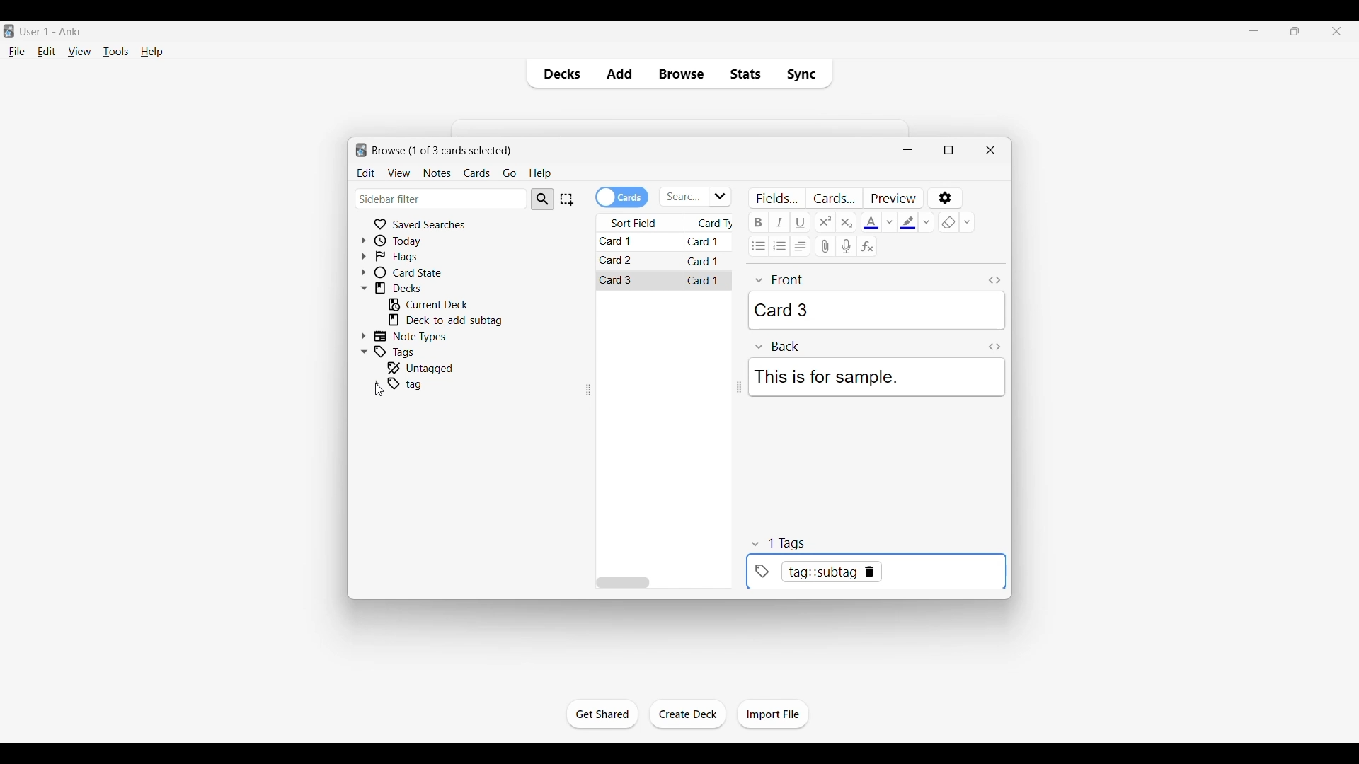 The width and height of the screenshot is (1359, 764). I want to click on Card type column, so click(712, 221).